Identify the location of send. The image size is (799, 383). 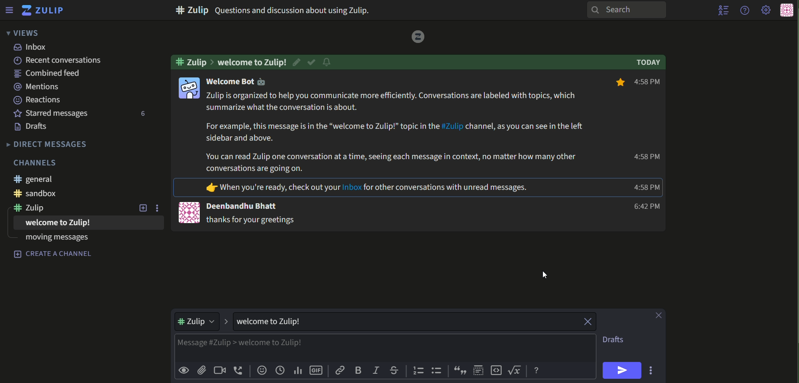
(623, 370).